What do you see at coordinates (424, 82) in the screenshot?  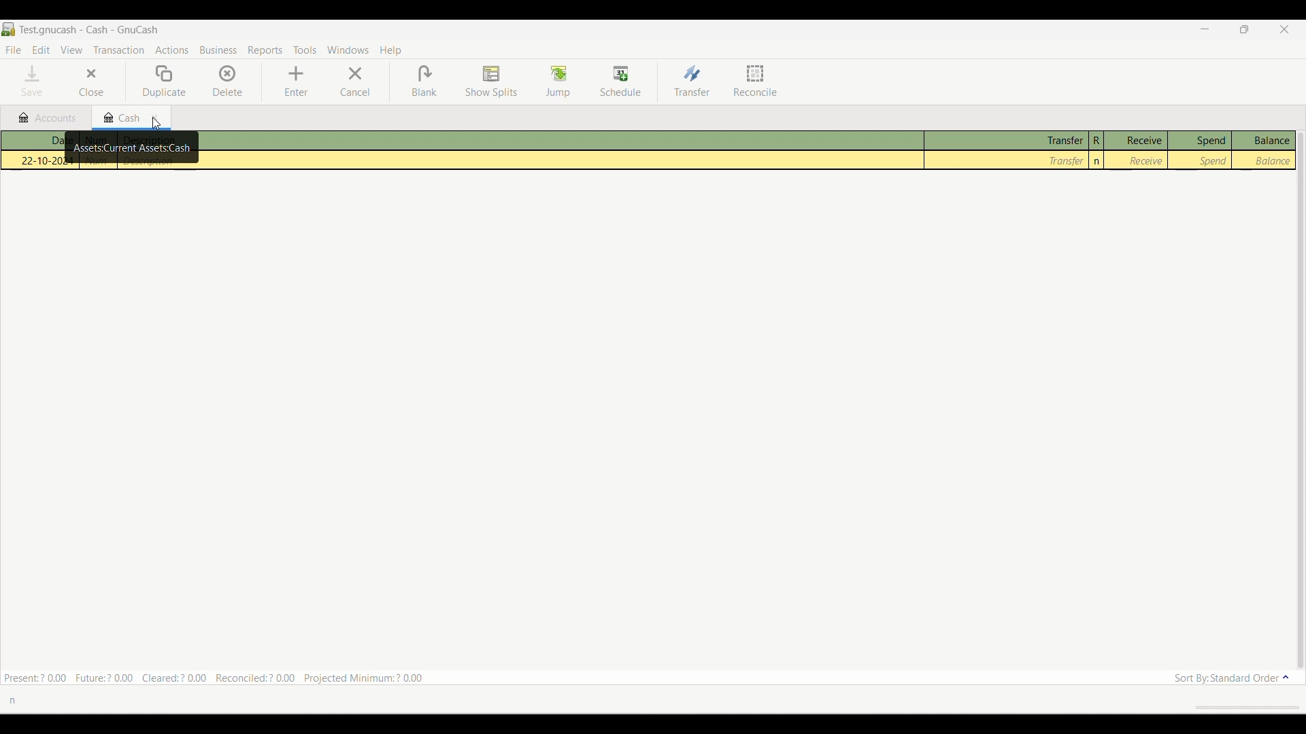 I see `Blank` at bounding box center [424, 82].